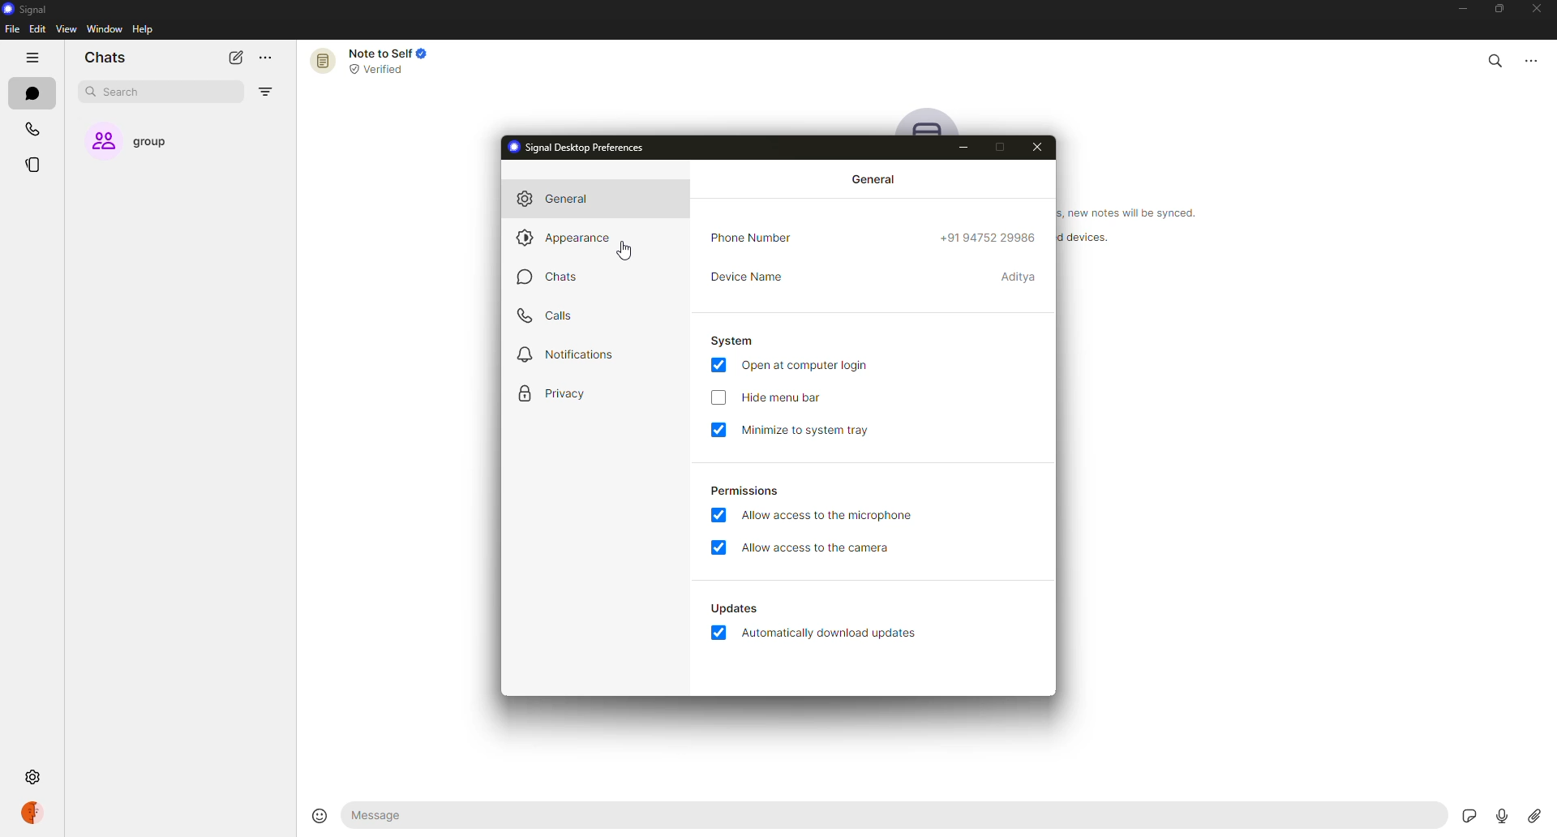 Image resolution: width=1557 pixels, height=837 pixels. What do you see at coordinates (581, 146) in the screenshot?
I see `desktop preferences` at bounding box center [581, 146].